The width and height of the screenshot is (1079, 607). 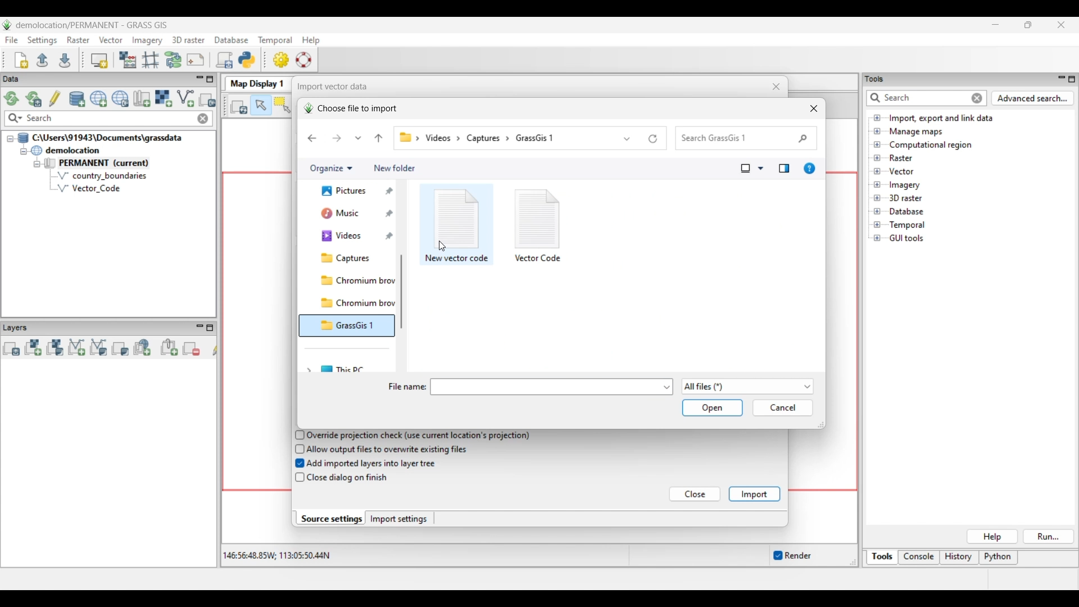 What do you see at coordinates (330, 518) in the screenshot?
I see `Source settings, current selection` at bounding box center [330, 518].